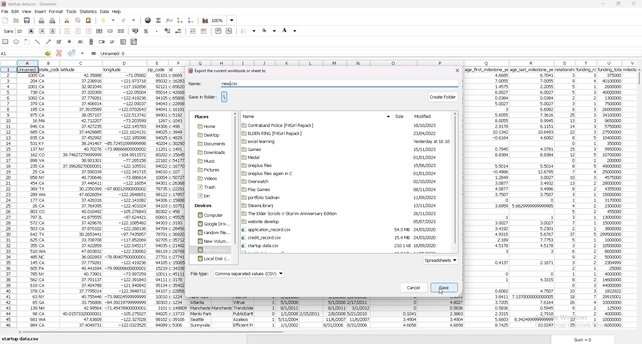  I want to click on folder, so click(211, 232).